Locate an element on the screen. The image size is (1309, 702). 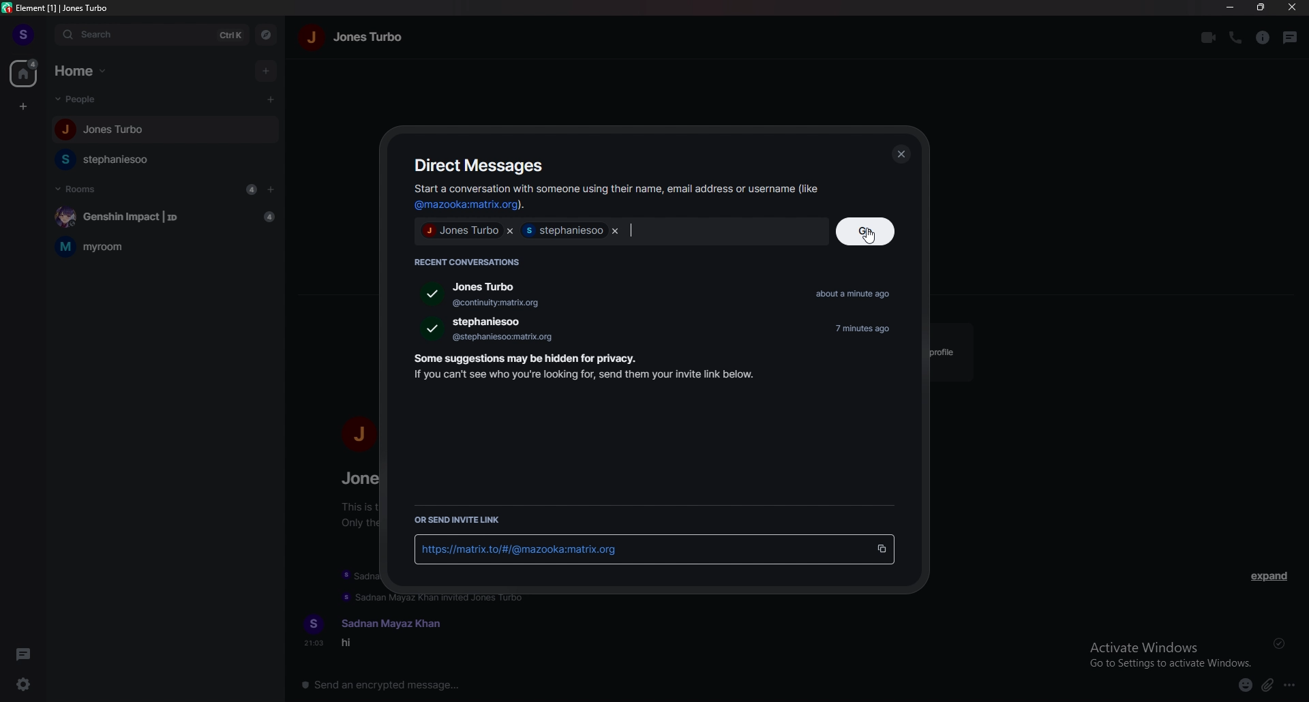
remove is located at coordinates (510, 230).